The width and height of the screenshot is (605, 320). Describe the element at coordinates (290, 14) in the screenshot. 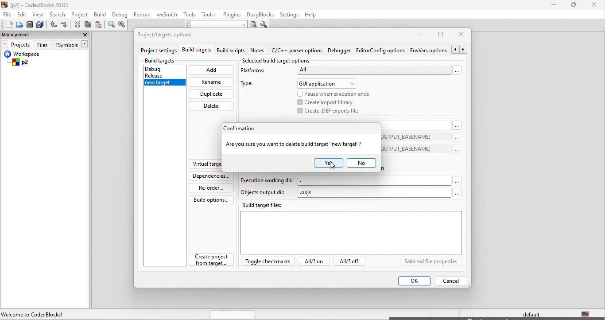

I see `settings` at that location.